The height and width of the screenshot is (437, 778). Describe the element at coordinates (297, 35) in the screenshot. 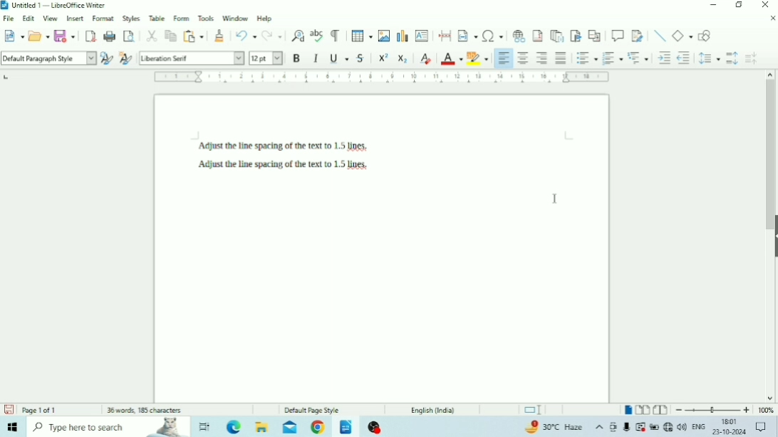

I see `Find and Replace` at that location.